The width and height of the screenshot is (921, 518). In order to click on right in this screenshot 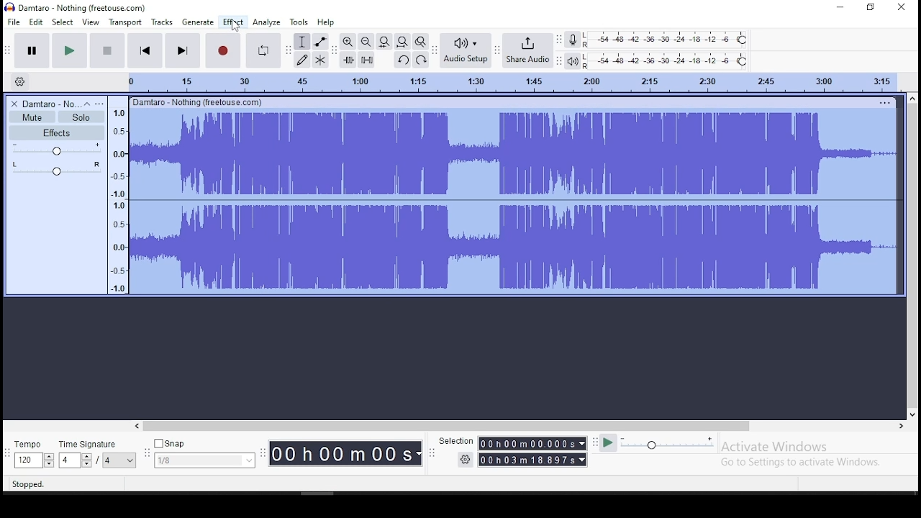, I will do `click(901, 425)`.